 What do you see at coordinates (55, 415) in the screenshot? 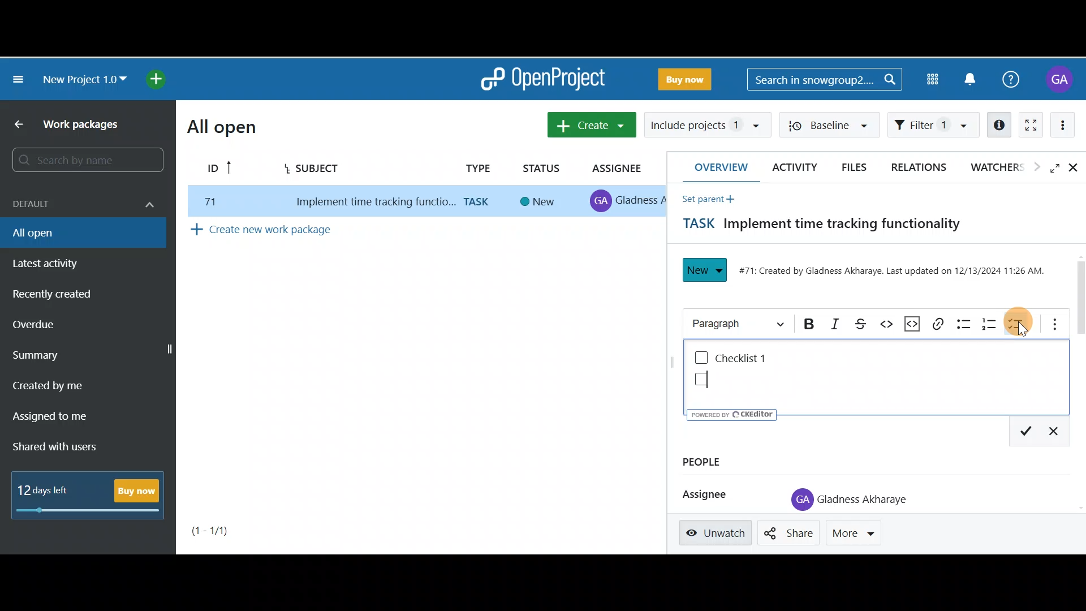
I see `Assigned to me` at bounding box center [55, 415].